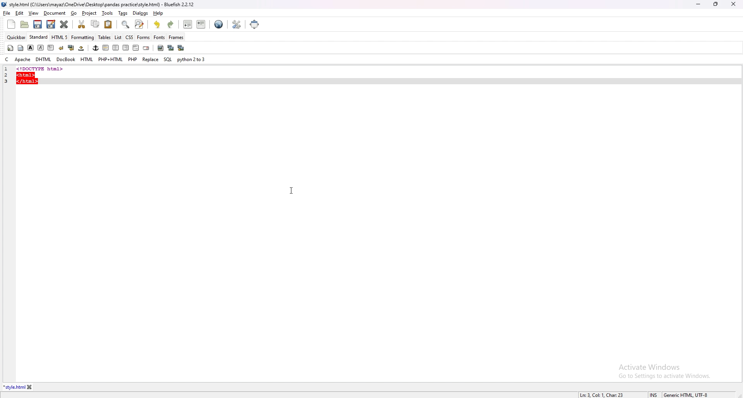 The image size is (743, 398). I want to click on save as, so click(51, 24).